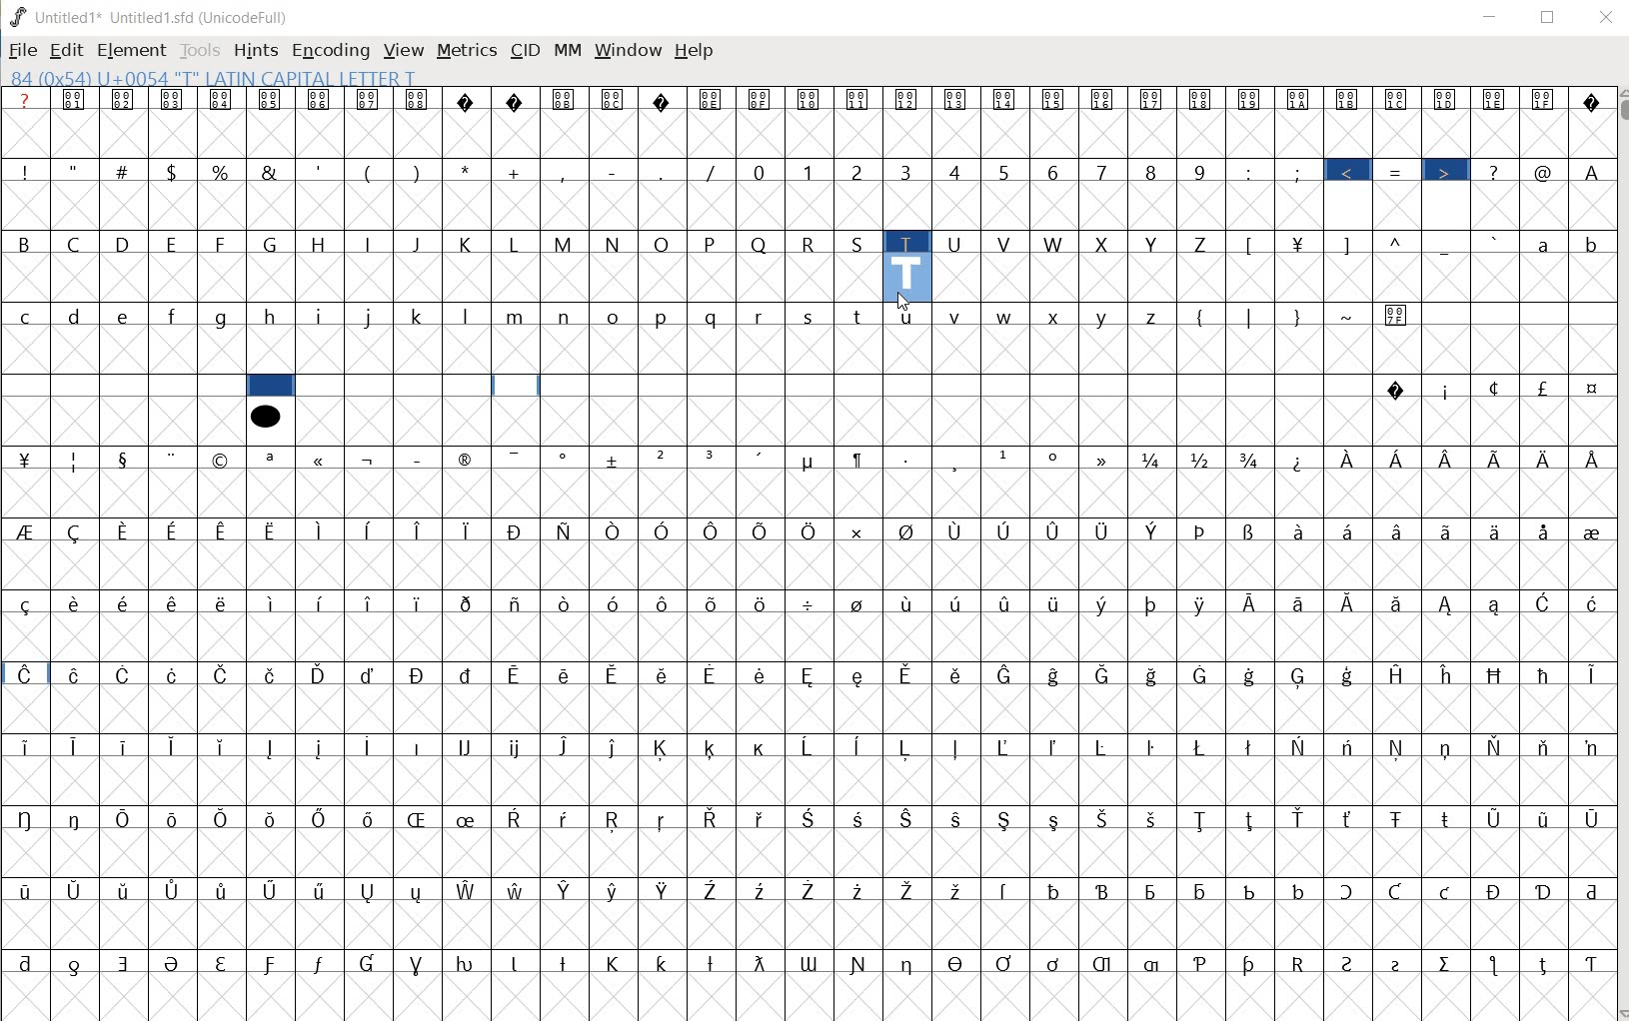 Image resolution: width=1629 pixels, height=1021 pixels. What do you see at coordinates (517, 889) in the screenshot?
I see `Symbol` at bounding box center [517, 889].